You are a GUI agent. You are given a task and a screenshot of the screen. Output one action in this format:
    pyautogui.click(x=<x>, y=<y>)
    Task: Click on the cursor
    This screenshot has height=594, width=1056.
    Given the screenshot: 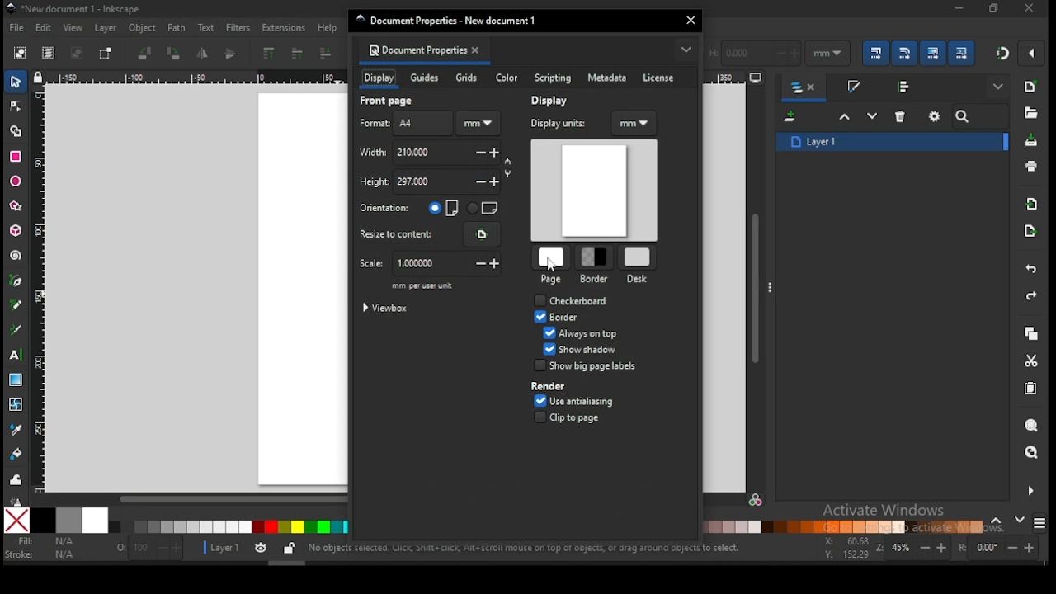 What is the action you would take?
    pyautogui.click(x=551, y=264)
    